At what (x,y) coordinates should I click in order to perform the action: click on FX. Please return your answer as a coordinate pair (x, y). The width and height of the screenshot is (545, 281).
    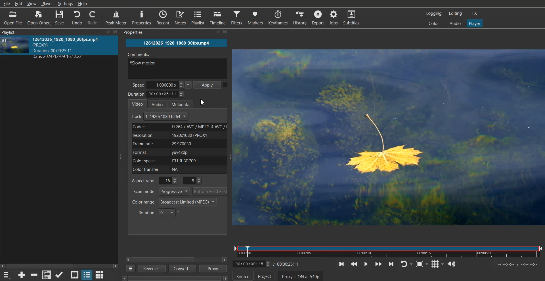
    Looking at the image, I should click on (475, 14).